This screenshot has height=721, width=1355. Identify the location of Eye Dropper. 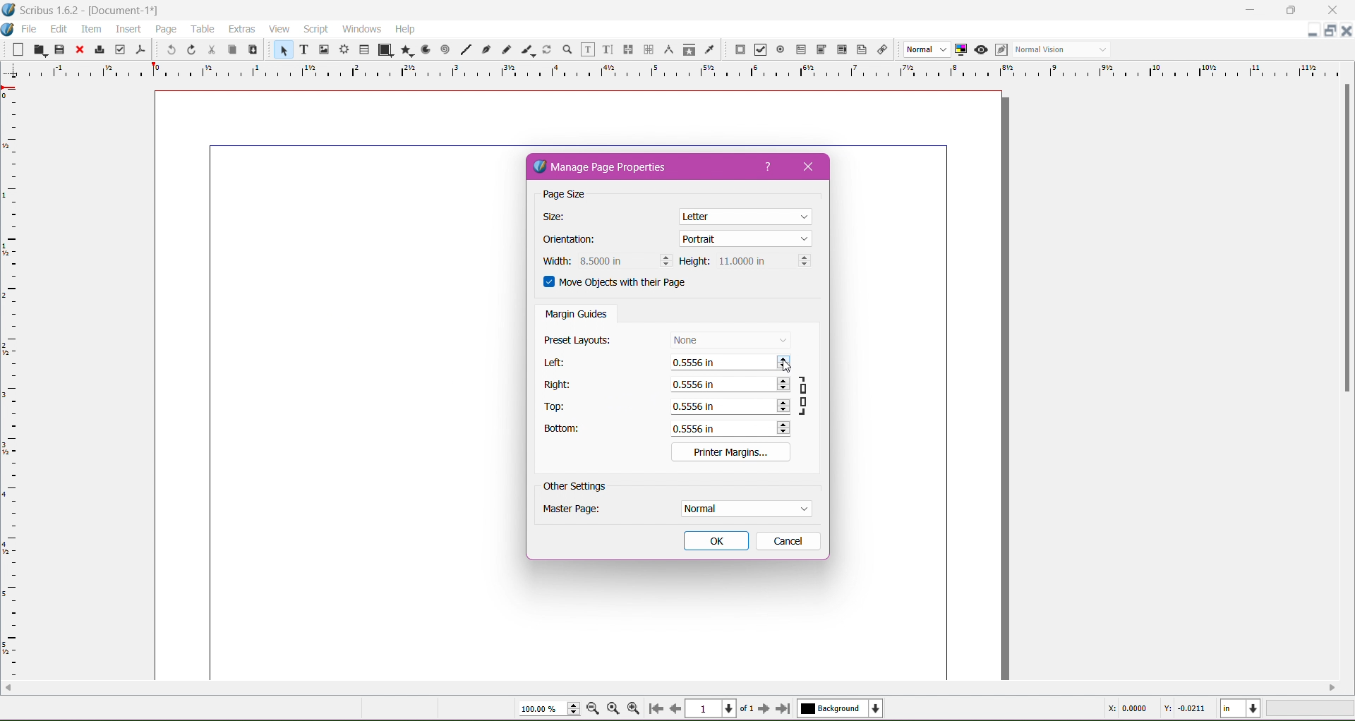
(709, 49).